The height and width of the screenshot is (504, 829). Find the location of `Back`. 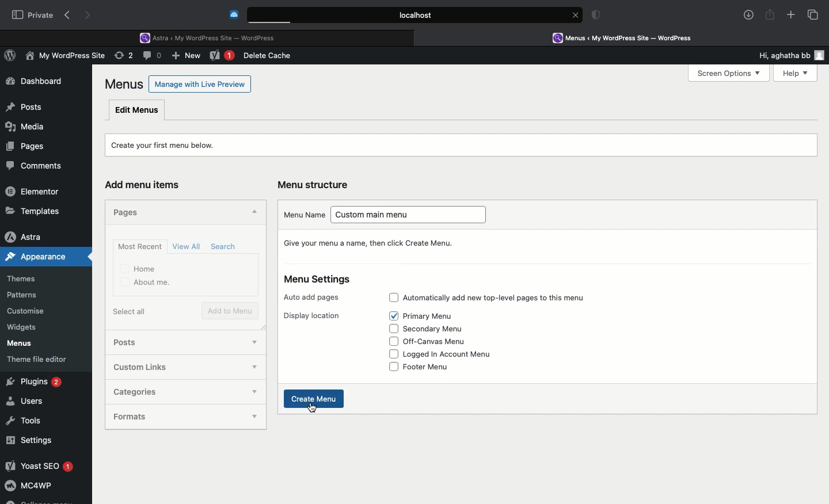

Back is located at coordinates (70, 16).